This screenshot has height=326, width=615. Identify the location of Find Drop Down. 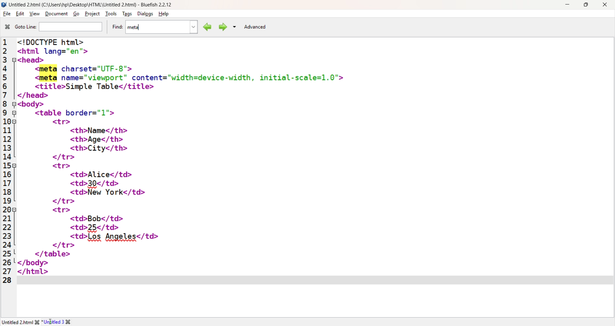
(192, 27).